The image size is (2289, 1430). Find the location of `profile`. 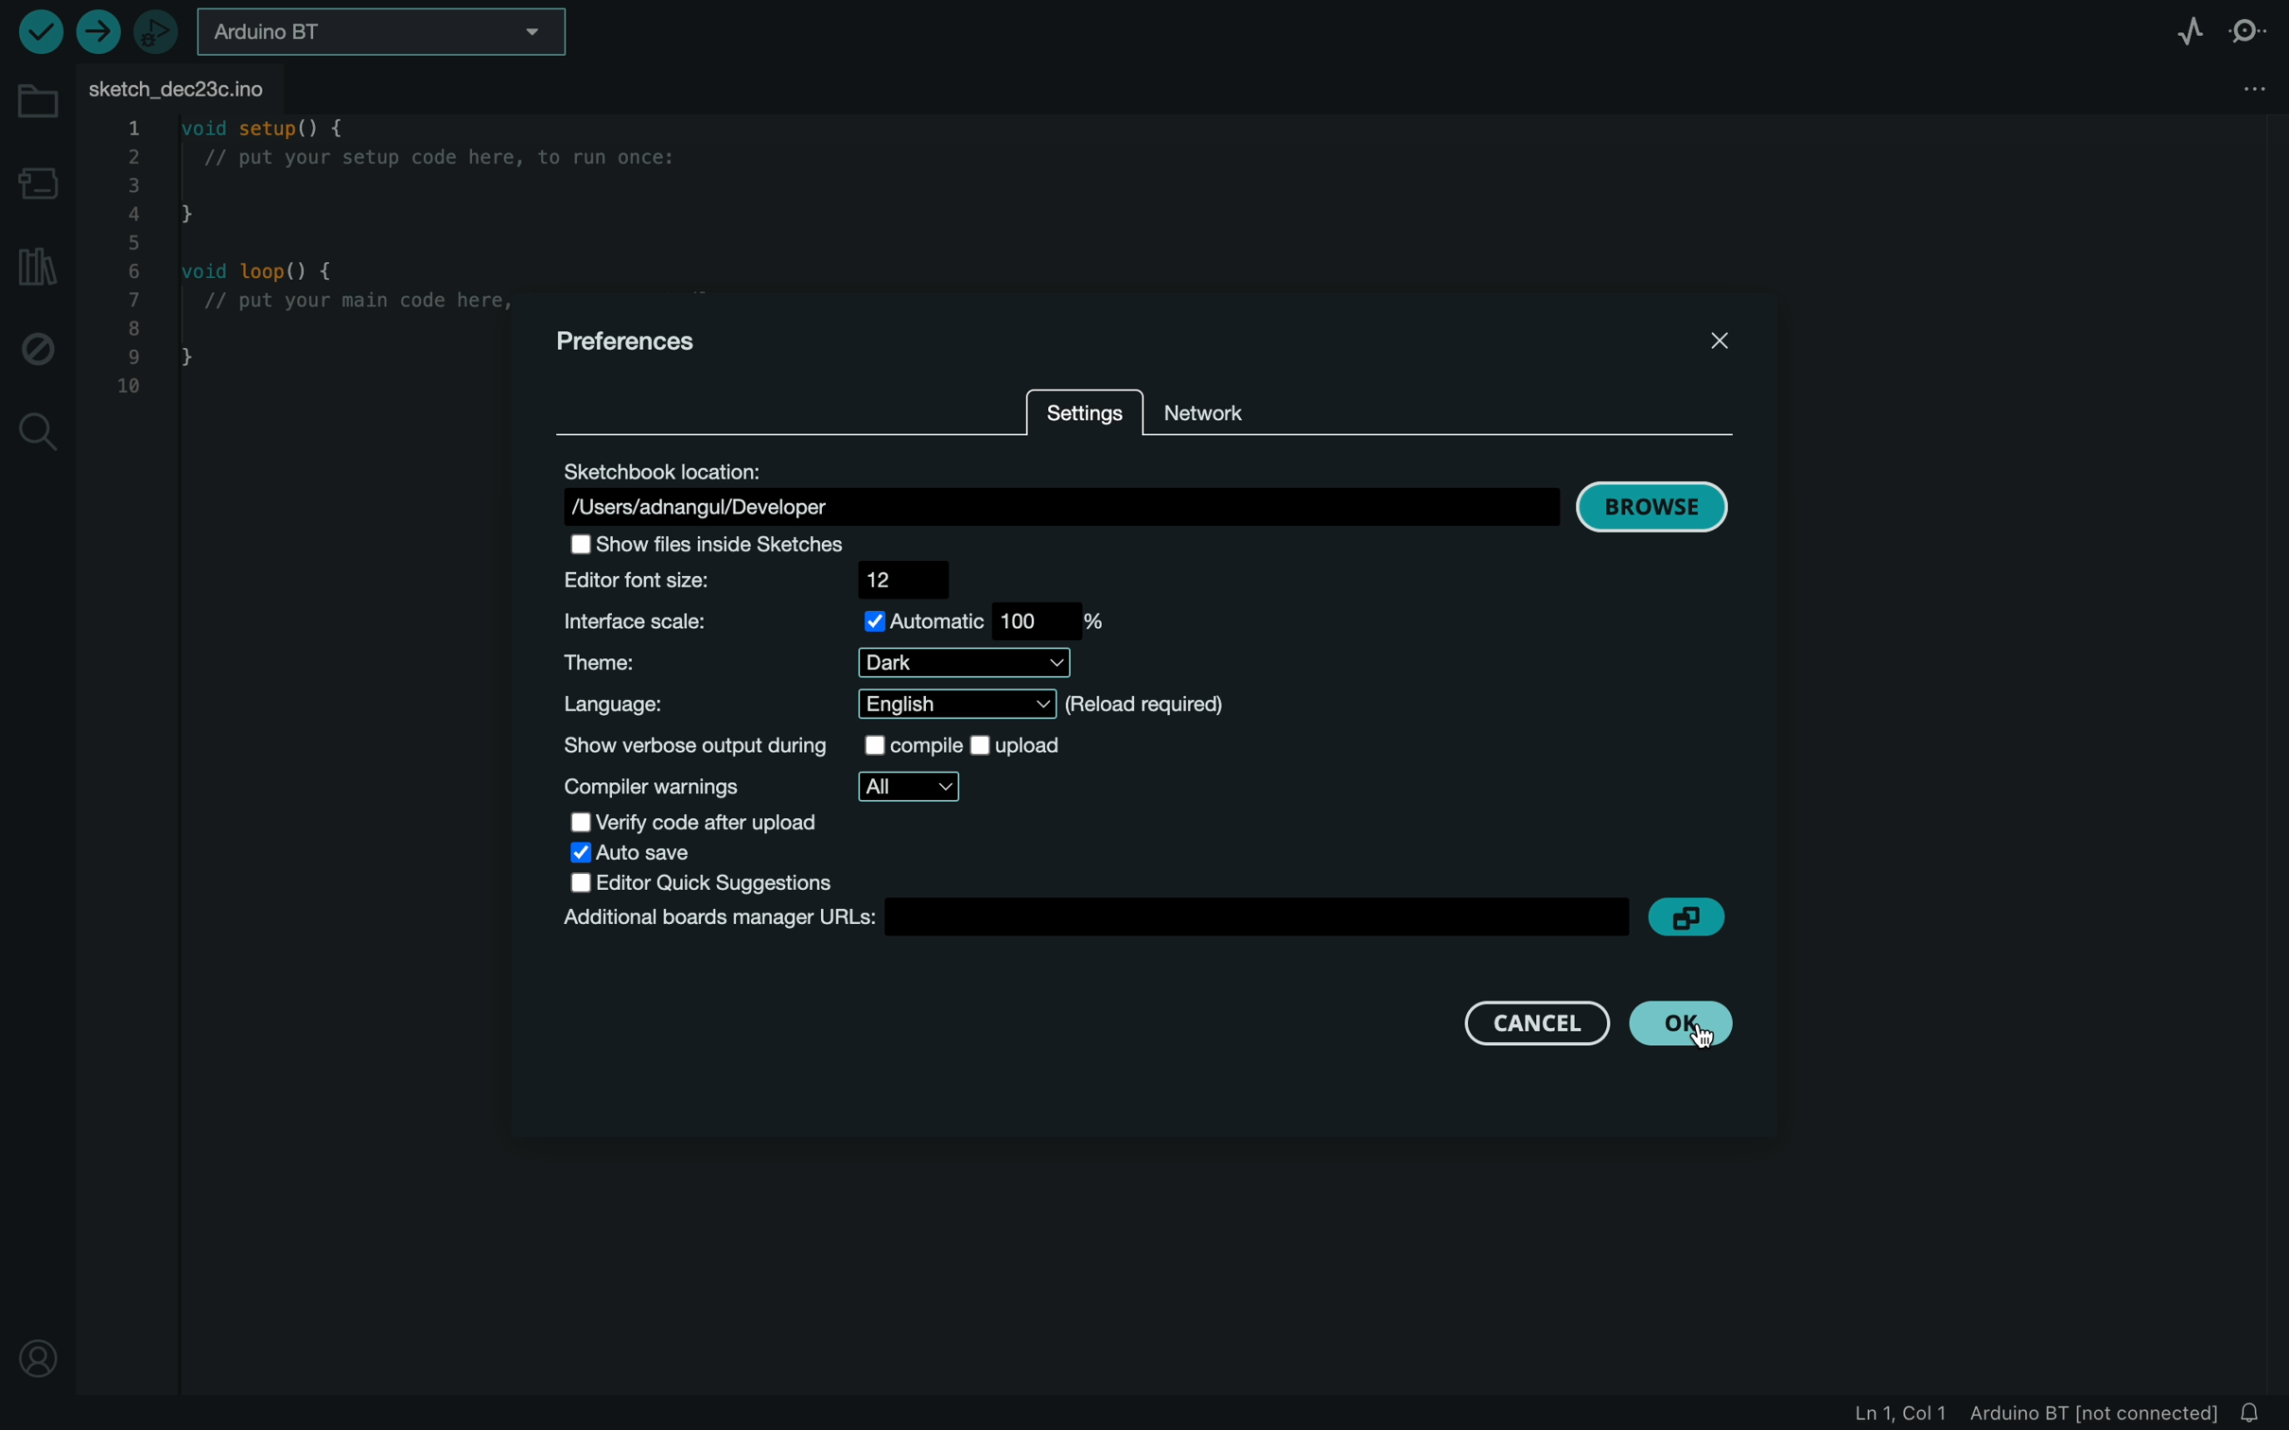

profile is located at coordinates (44, 1358).